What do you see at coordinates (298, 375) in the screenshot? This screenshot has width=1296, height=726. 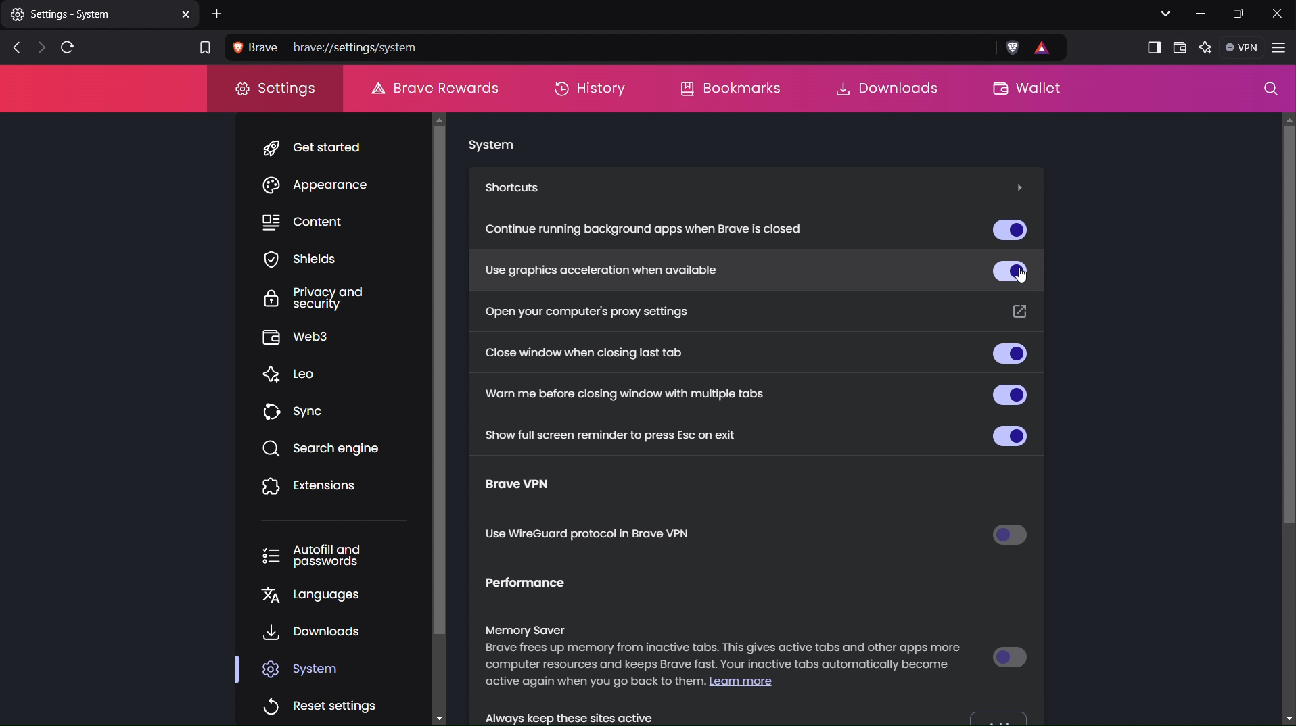 I see `Leo` at bounding box center [298, 375].